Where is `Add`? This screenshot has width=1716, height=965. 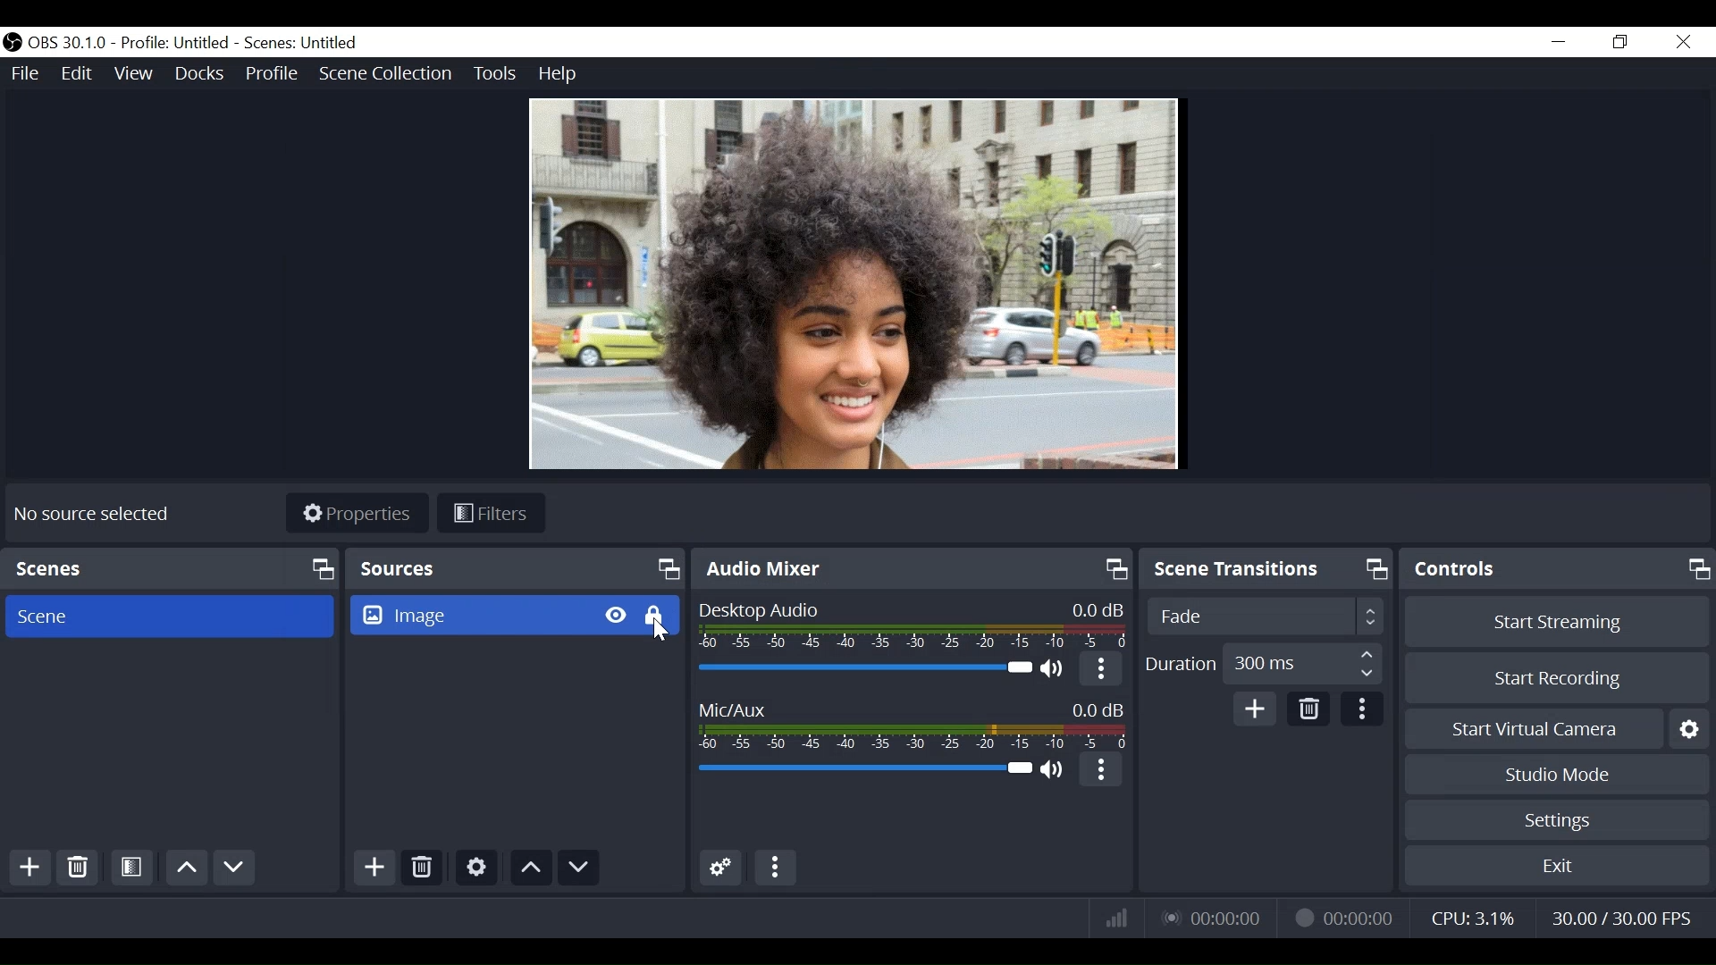 Add is located at coordinates (30, 869).